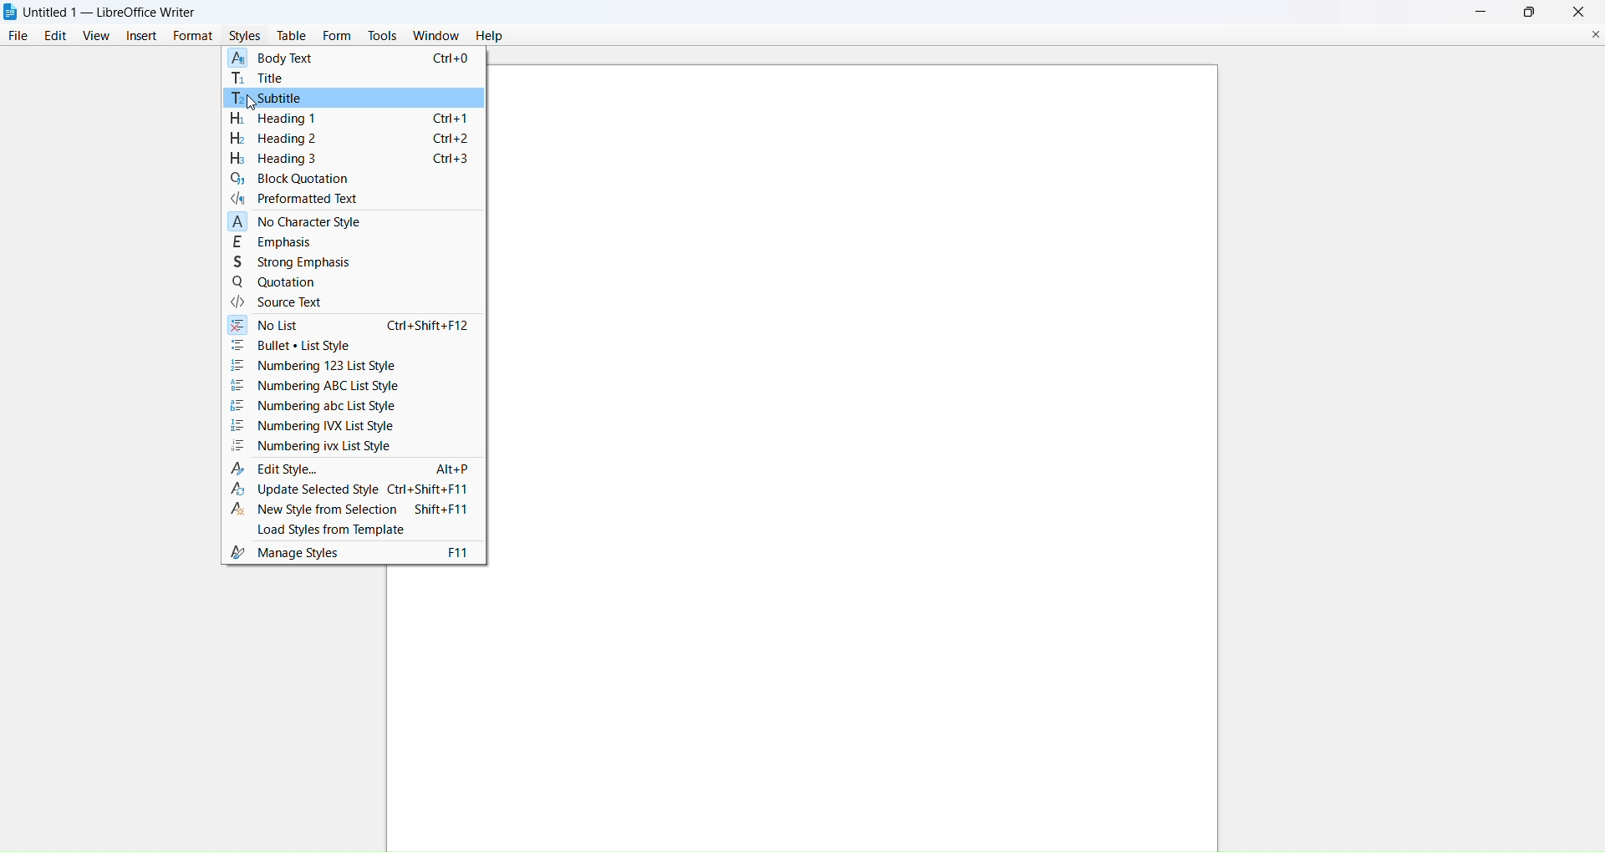  What do you see at coordinates (295, 200) in the screenshot?
I see `prefomatted text` at bounding box center [295, 200].